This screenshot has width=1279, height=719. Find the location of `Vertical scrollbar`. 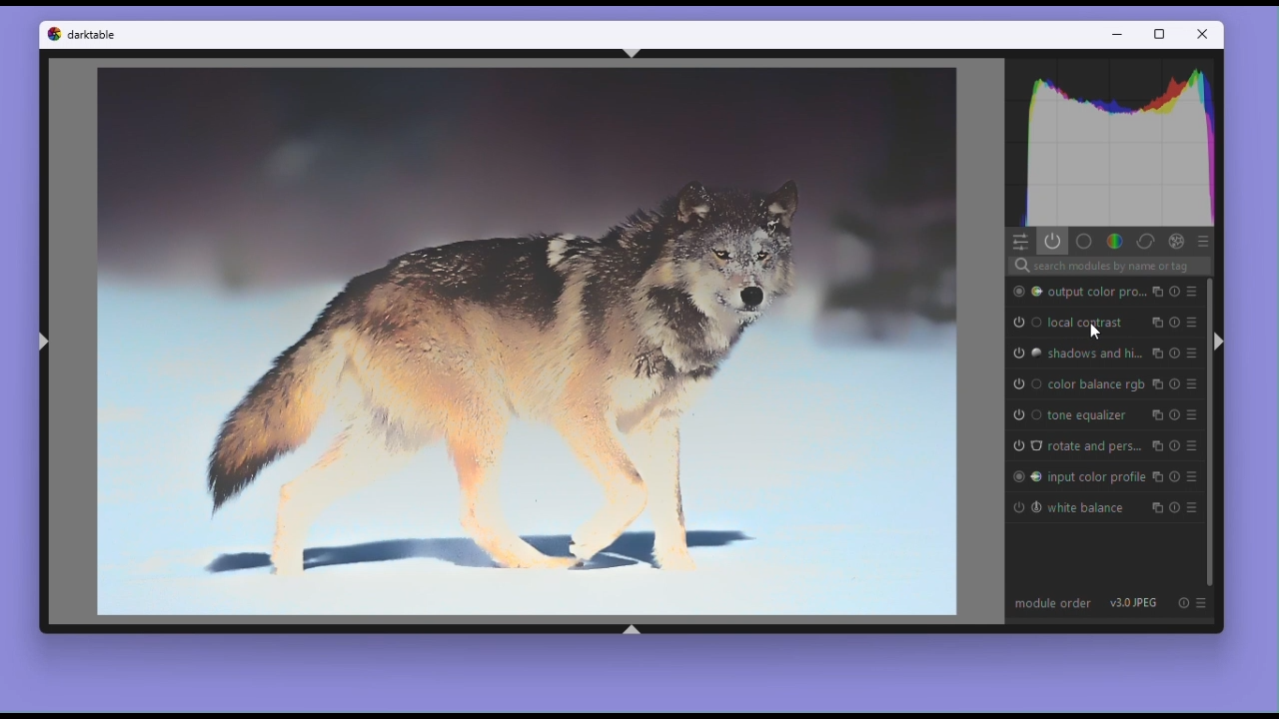

Vertical scrollbar is located at coordinates (1207, 432).